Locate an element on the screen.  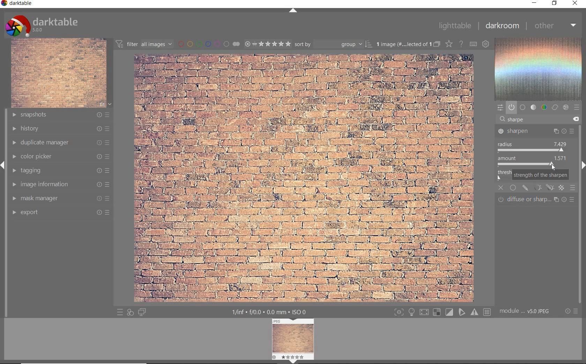
other is located at coordinates (556, 26).